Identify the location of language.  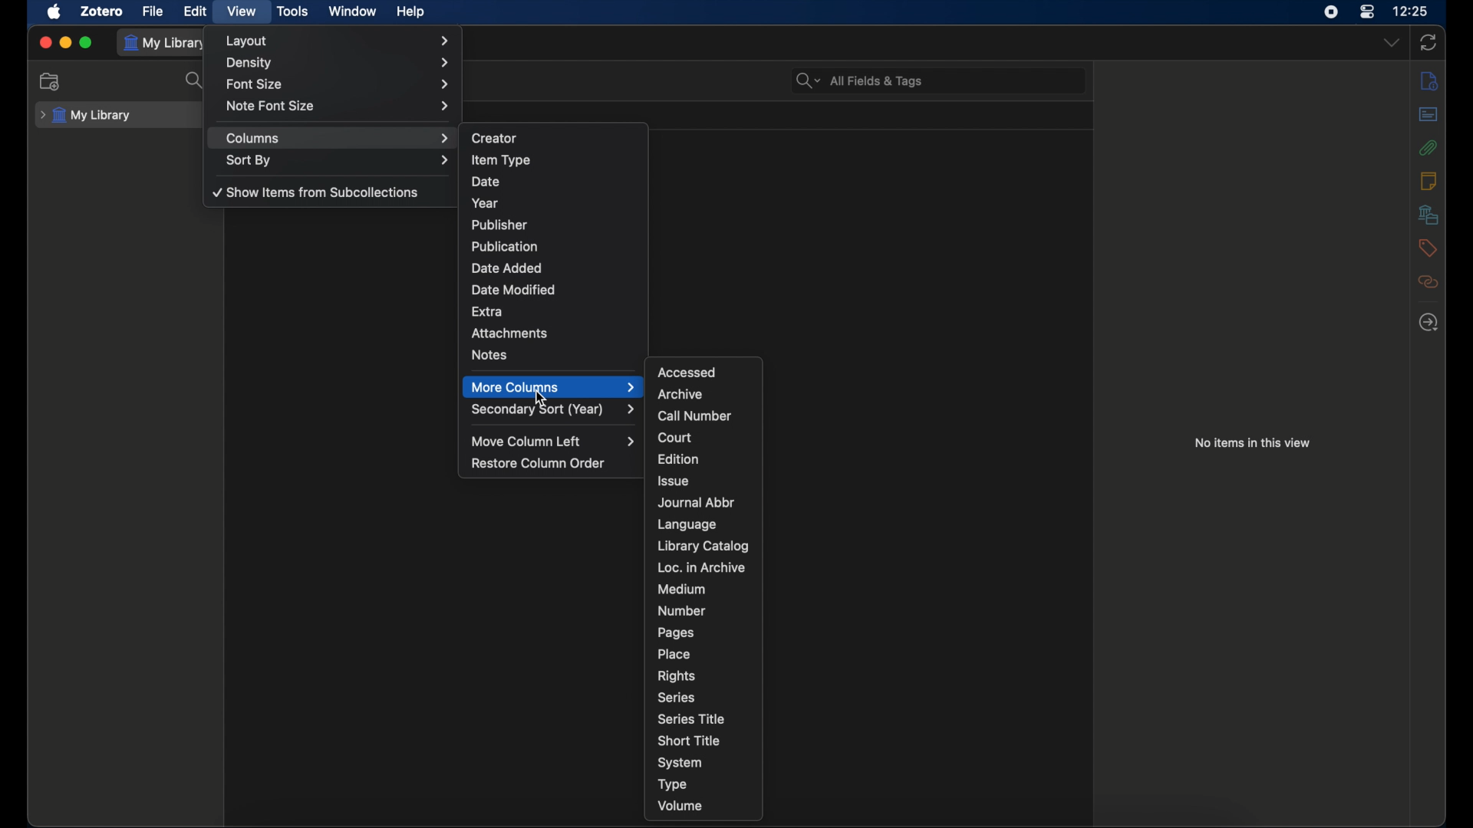
(687, 524).